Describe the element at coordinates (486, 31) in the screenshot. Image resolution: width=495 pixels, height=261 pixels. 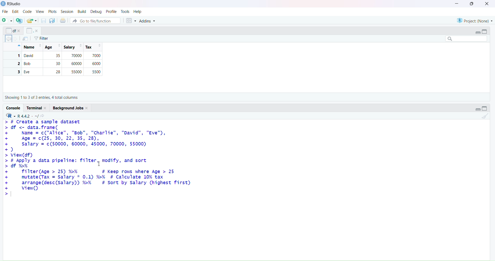
I see `collapse` at that location.